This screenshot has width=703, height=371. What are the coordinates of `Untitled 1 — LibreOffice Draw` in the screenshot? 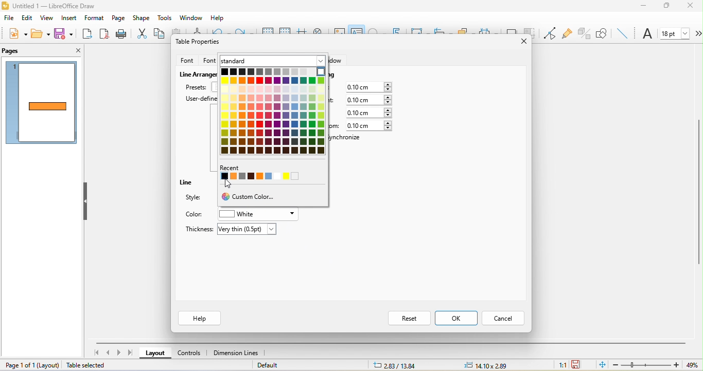 It's located at (48, 5).